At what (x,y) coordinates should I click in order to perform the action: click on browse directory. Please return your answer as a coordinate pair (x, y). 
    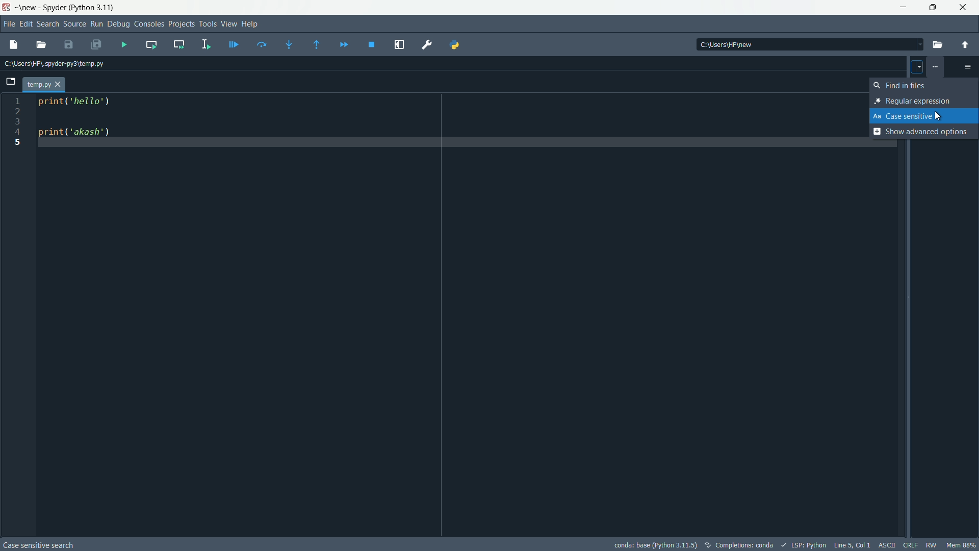
    Looking at the image, I should click on (937, 45).